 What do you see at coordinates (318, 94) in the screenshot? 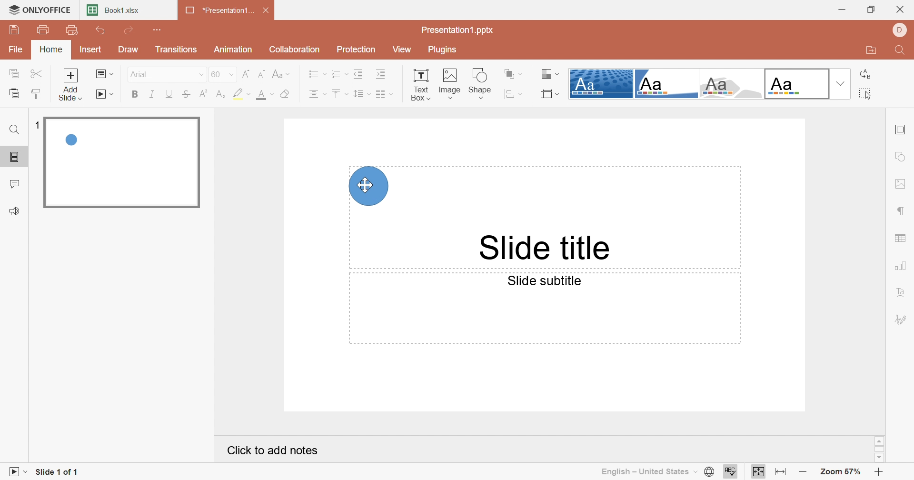
I see `Horizontal align` at bounding box center [318, 94].